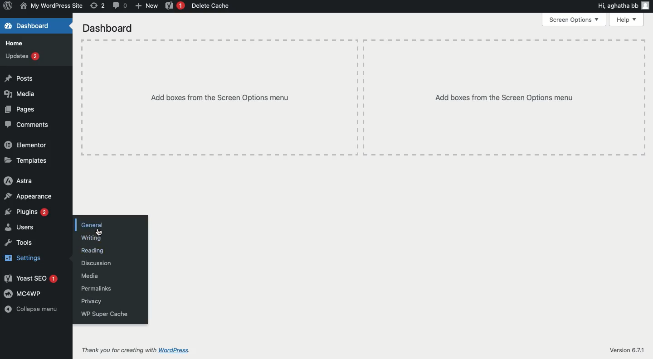 This screenshot has width=653, height=359. What do you see at coordinates (28, 26) in the screenshot?
I see `Dashboard` at bounding box center [28, 26].